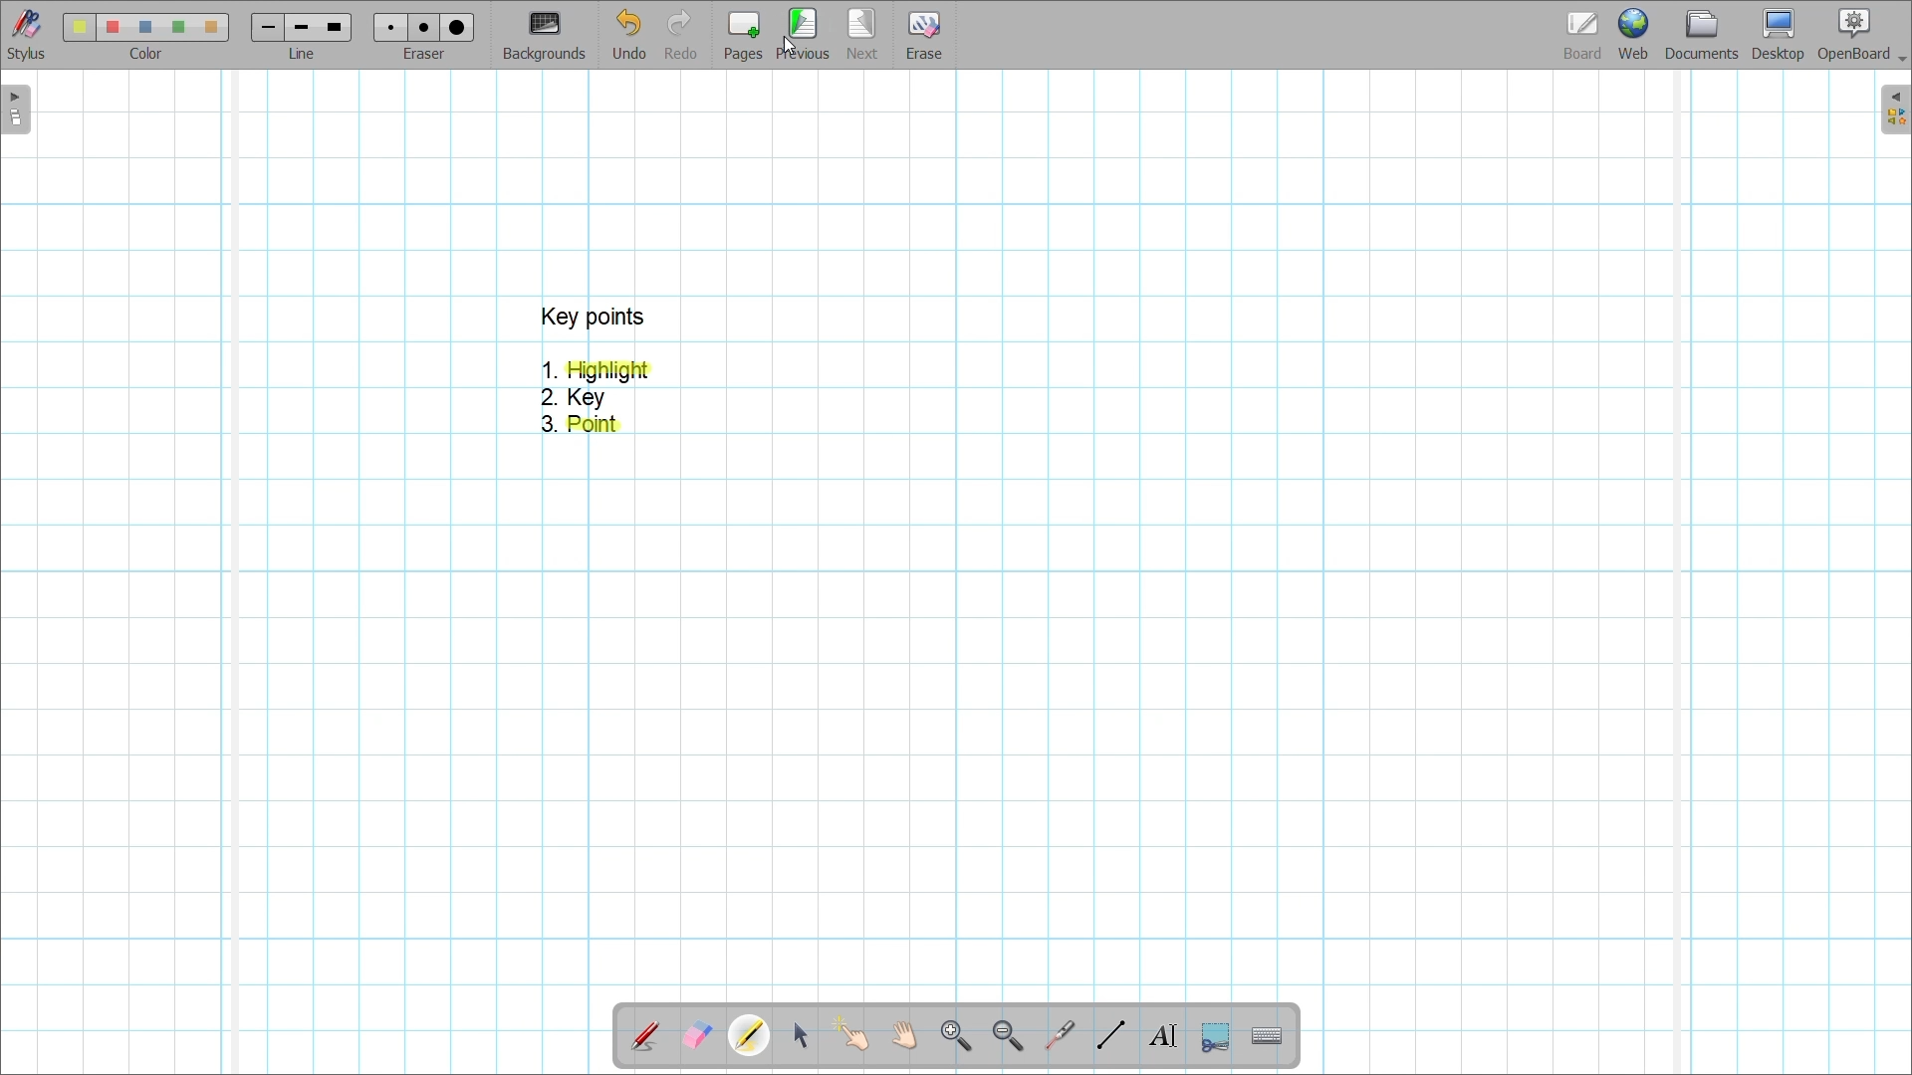  What do you see at coordinates (146, 28) in the screenshot?
I see `color3` at bounding box center [146, 28].